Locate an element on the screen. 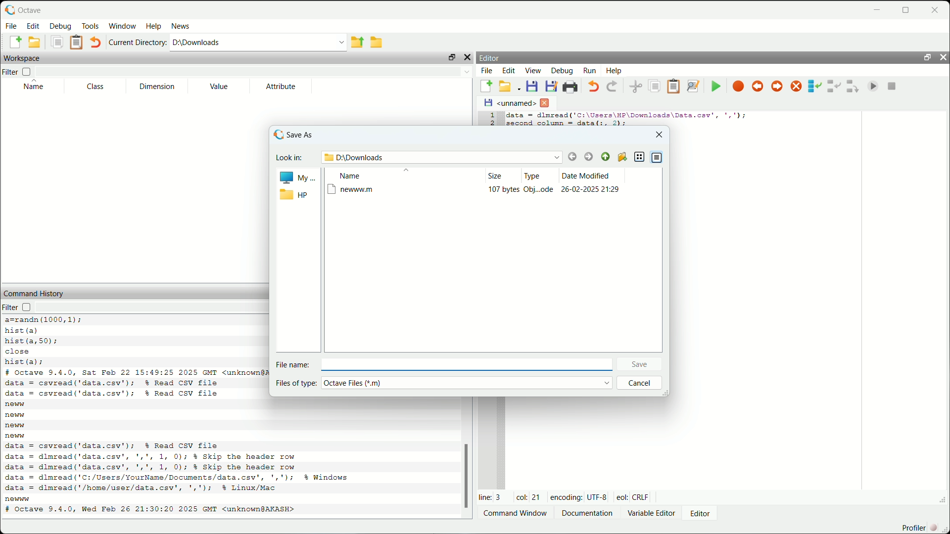 Image resolution: width=950 pixels, height=534 pixels. continue is located at coordinates (875, 84).